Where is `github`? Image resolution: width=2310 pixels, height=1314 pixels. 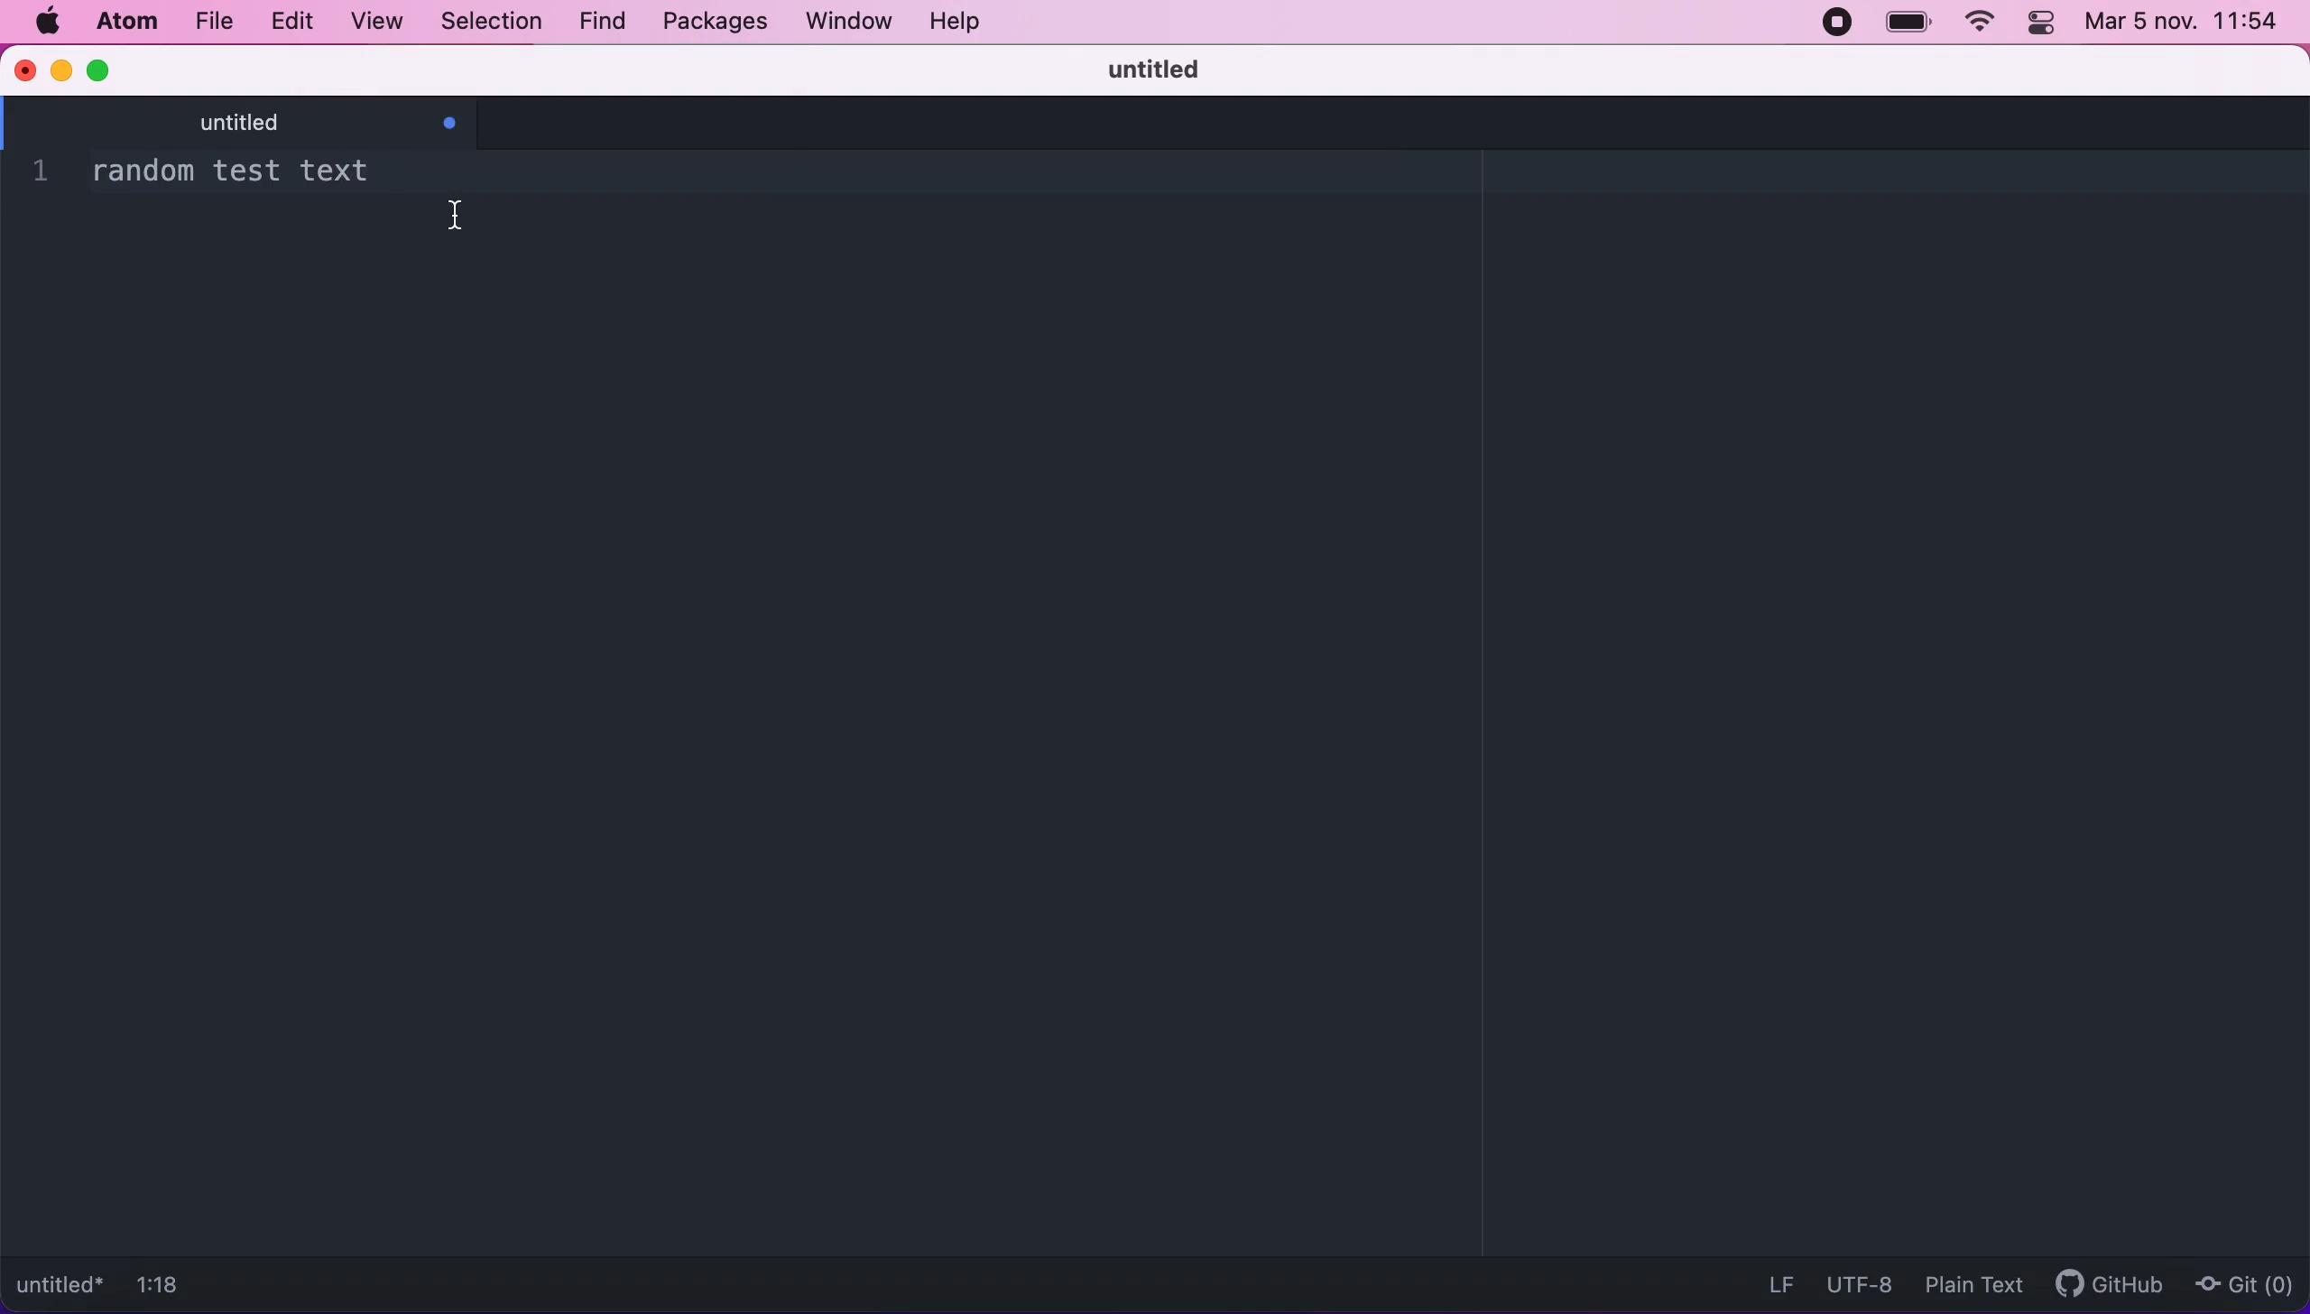 github is located at coordinates (2101, 1287).